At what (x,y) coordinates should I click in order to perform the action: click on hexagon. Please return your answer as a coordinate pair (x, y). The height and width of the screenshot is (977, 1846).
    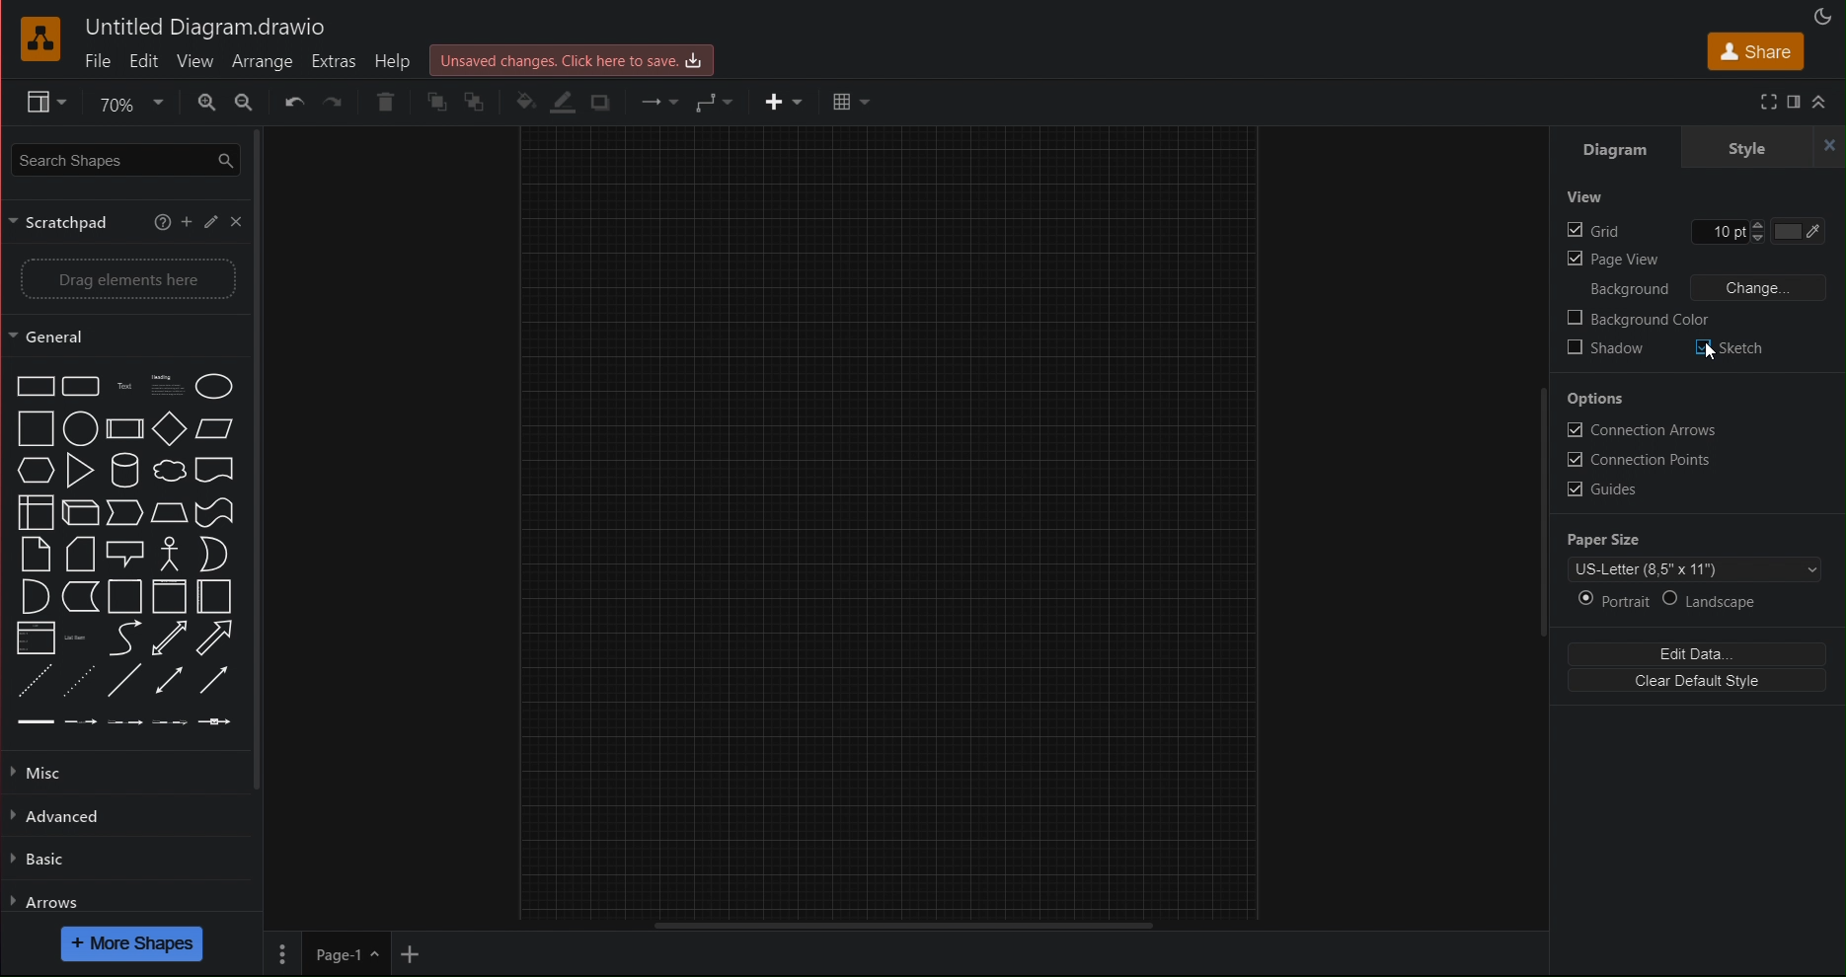
    Looking at the image, I should click on (36, 472).